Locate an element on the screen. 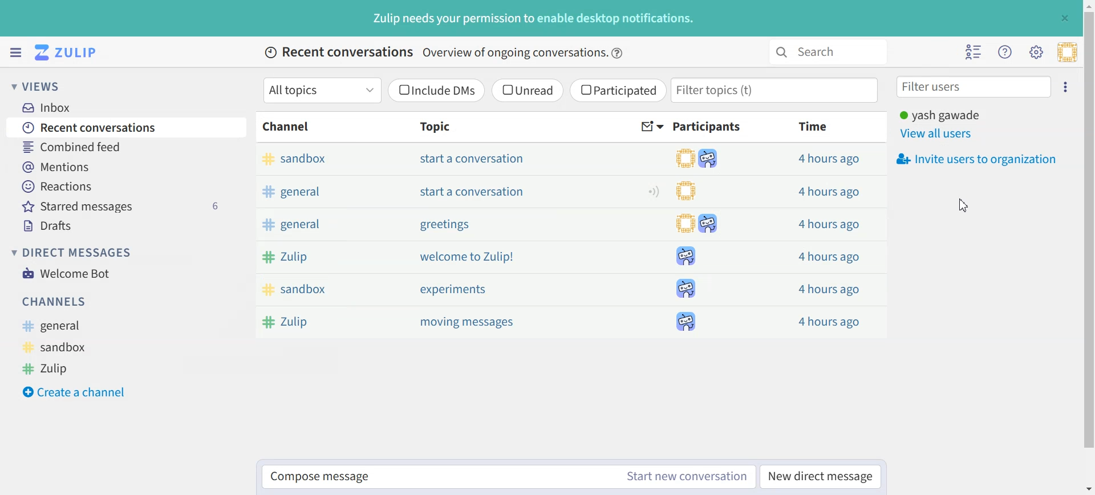 This screenshot has width=1095, height=495. 4 hours ago is located at coordinates (829, 319).